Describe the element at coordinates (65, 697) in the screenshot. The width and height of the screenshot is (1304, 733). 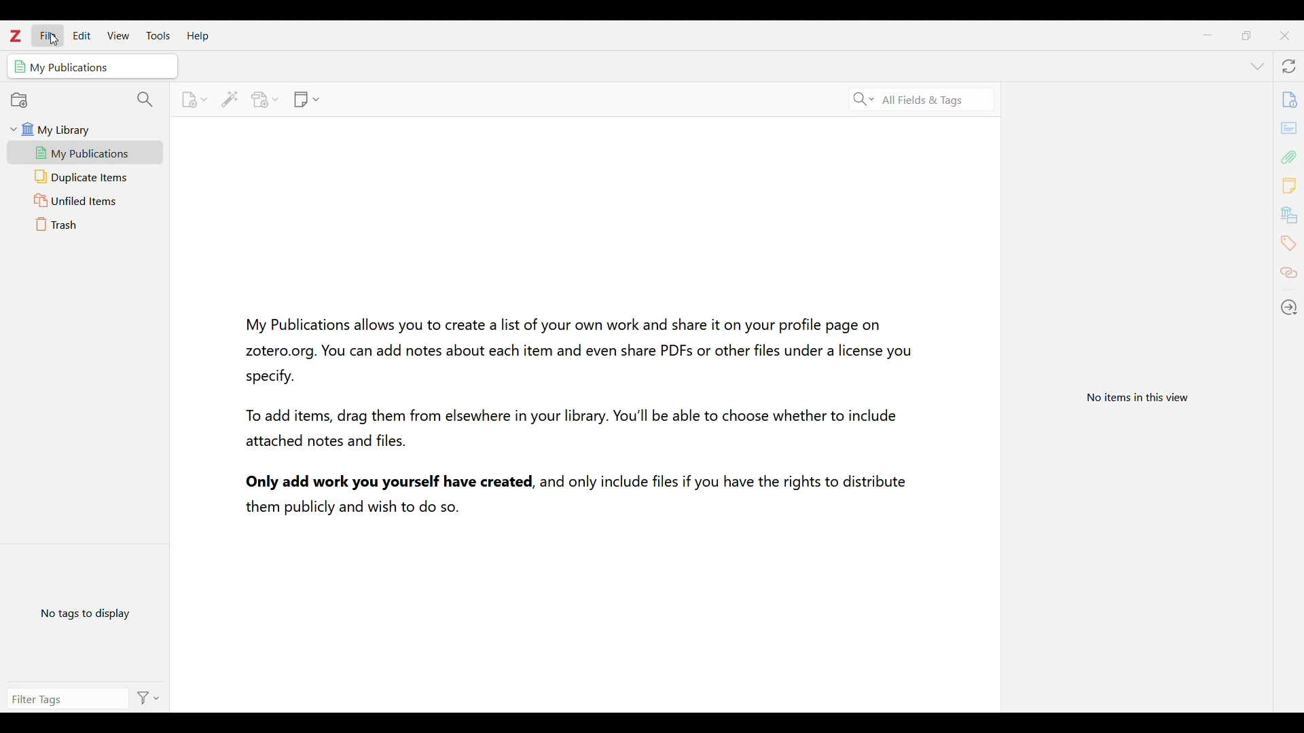
I see `Enter search manually` at that location.